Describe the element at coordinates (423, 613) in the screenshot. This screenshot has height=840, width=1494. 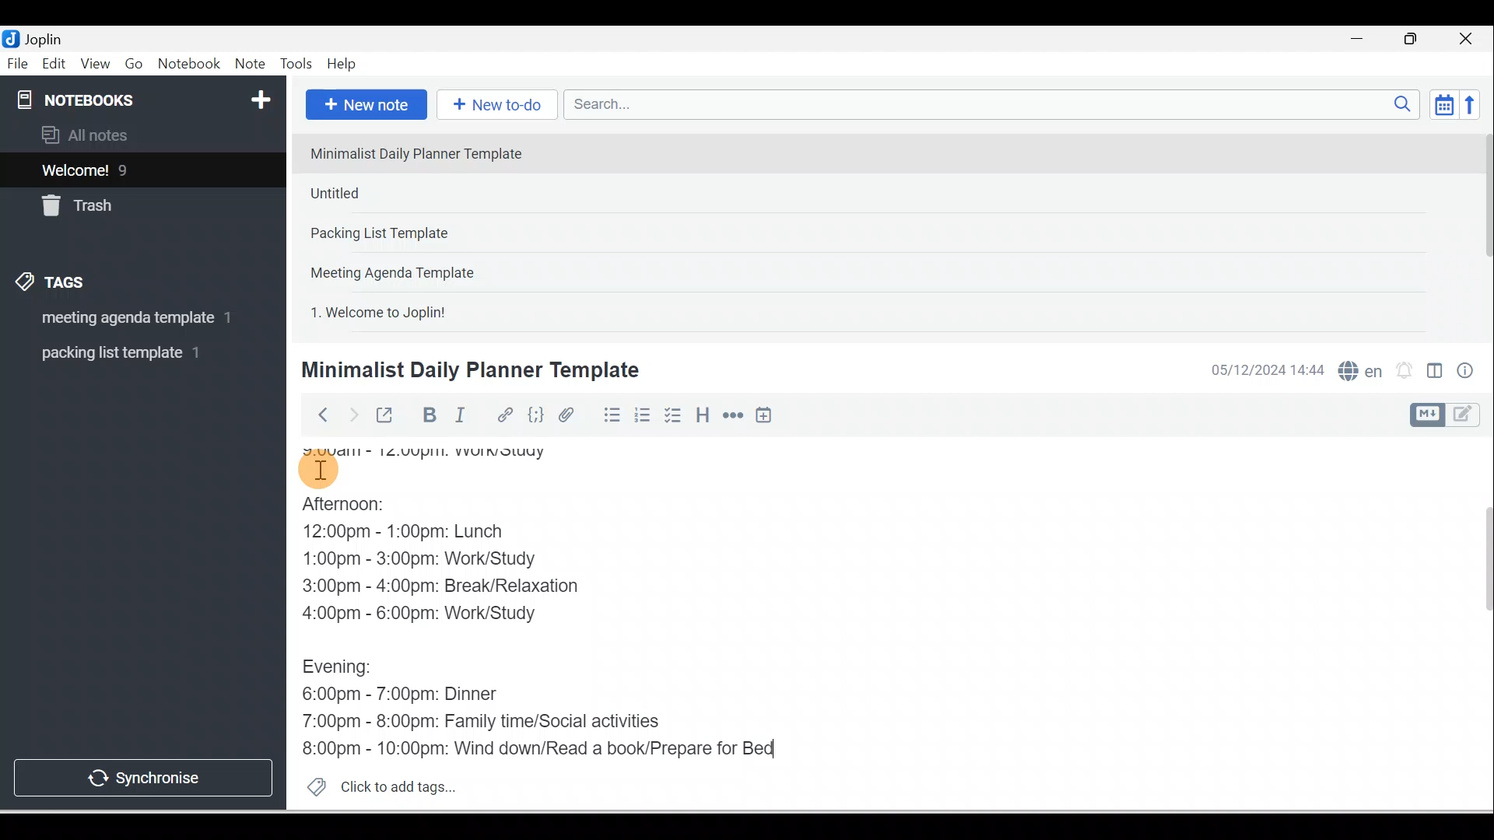
I see `4:00pm - 6:00pm: Work/Study` at that location.